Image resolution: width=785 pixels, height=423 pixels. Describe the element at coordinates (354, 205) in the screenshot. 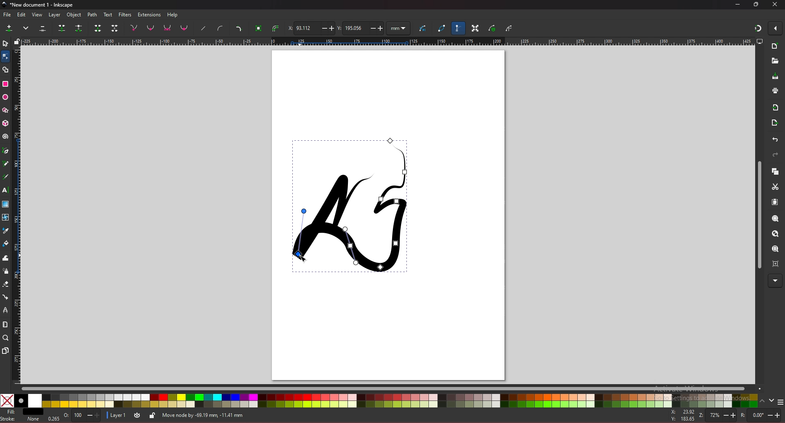

I see `drawing` at that location.